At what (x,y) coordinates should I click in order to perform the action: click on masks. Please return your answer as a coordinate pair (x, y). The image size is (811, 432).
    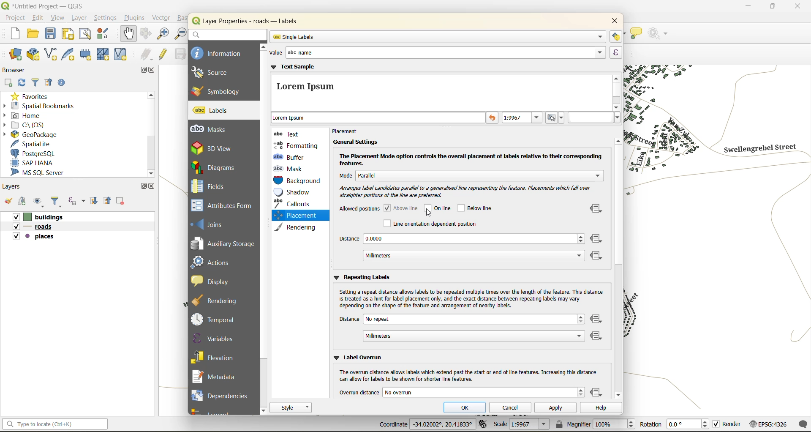
    Looking at the image, I should click on (213, 129).